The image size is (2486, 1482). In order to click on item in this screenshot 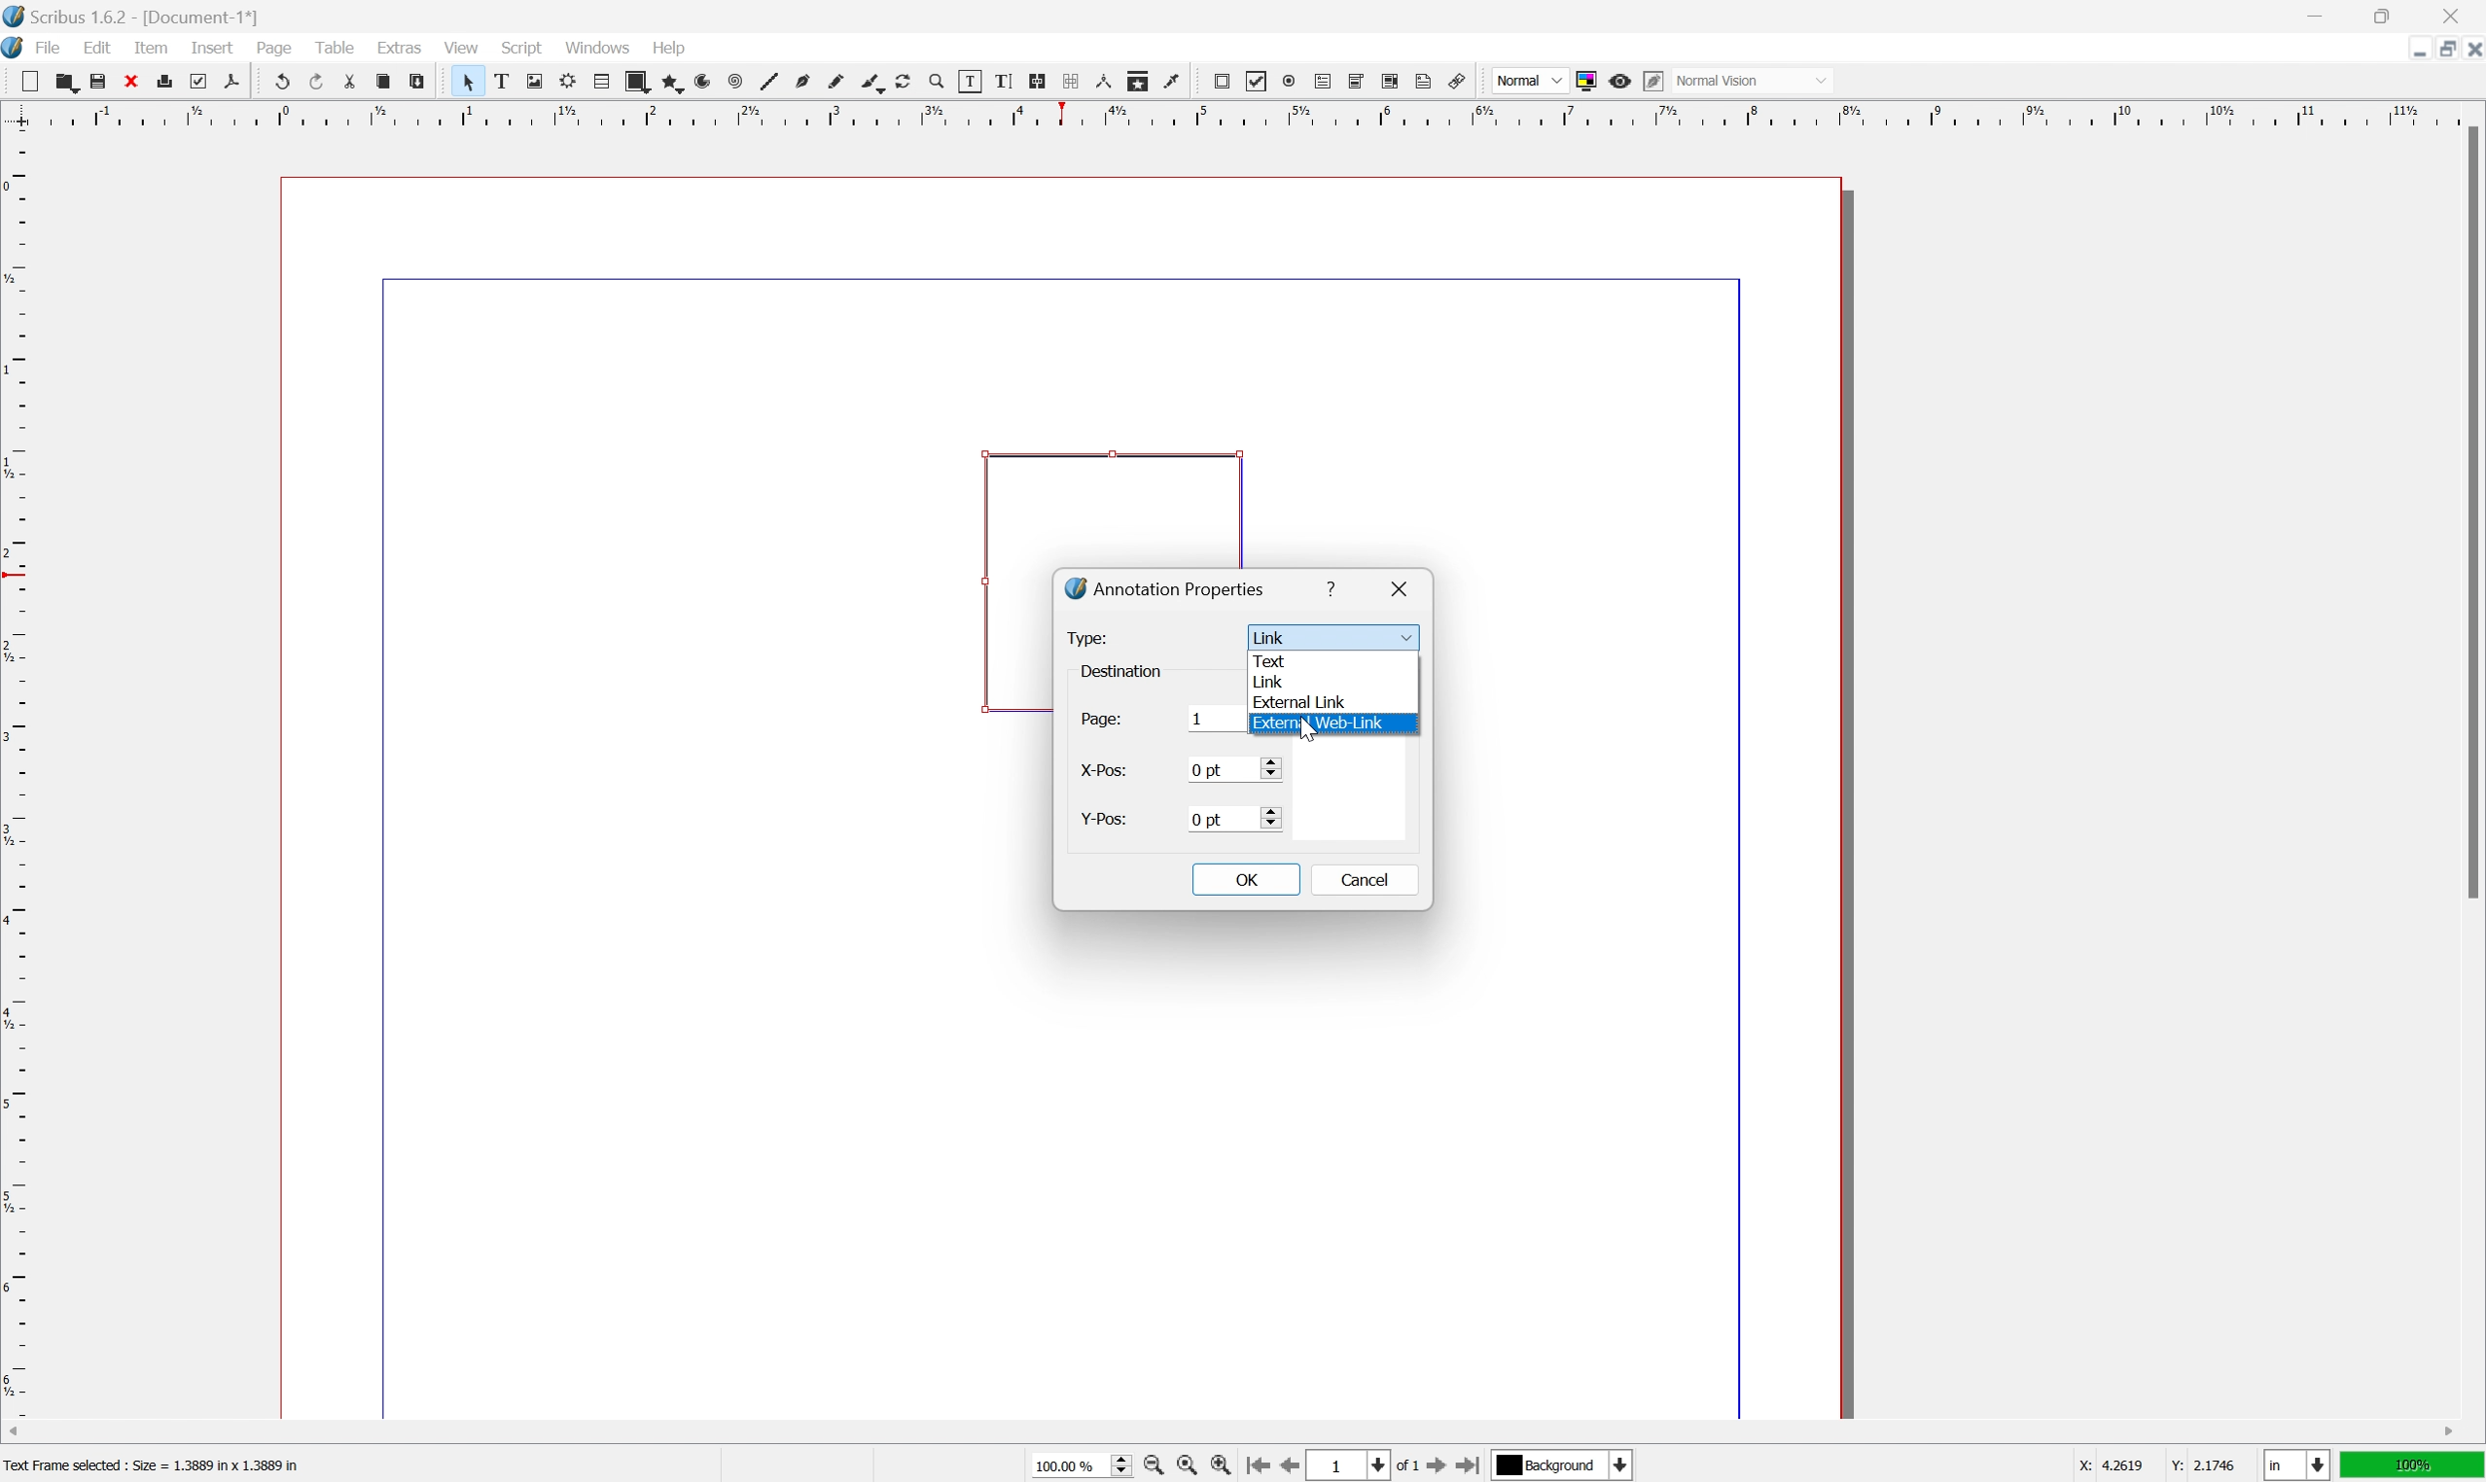, I will do `click(151, 47)`.